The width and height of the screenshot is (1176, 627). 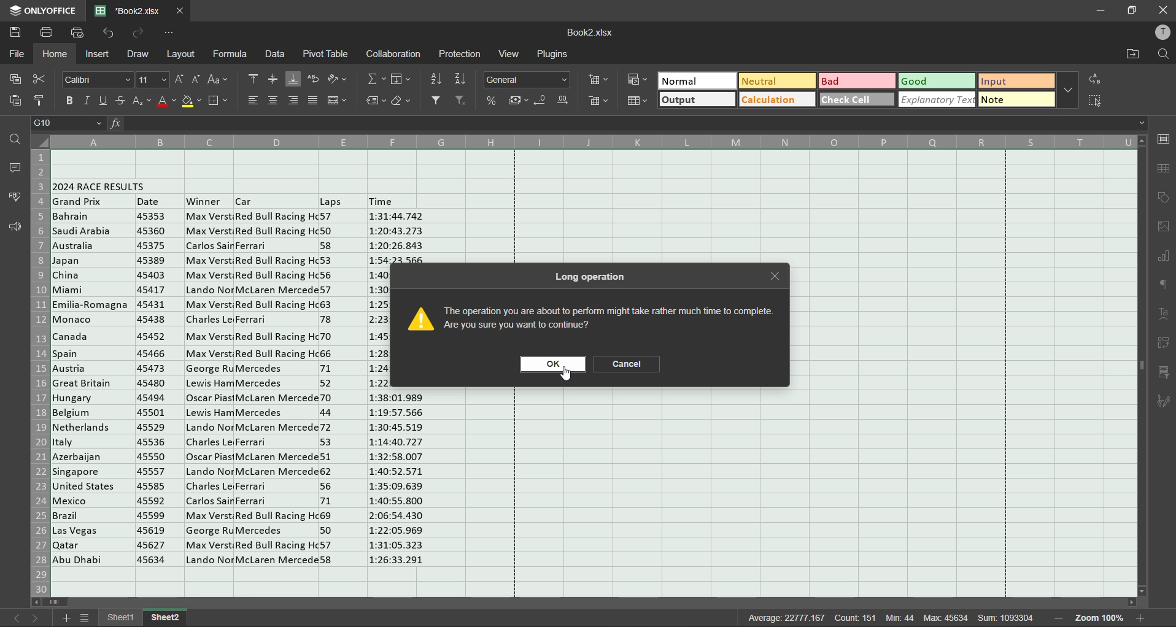 What do you see at coordinates (1164, 228) in the screenshot?
I see `images` at bounding box center [1164, 228].